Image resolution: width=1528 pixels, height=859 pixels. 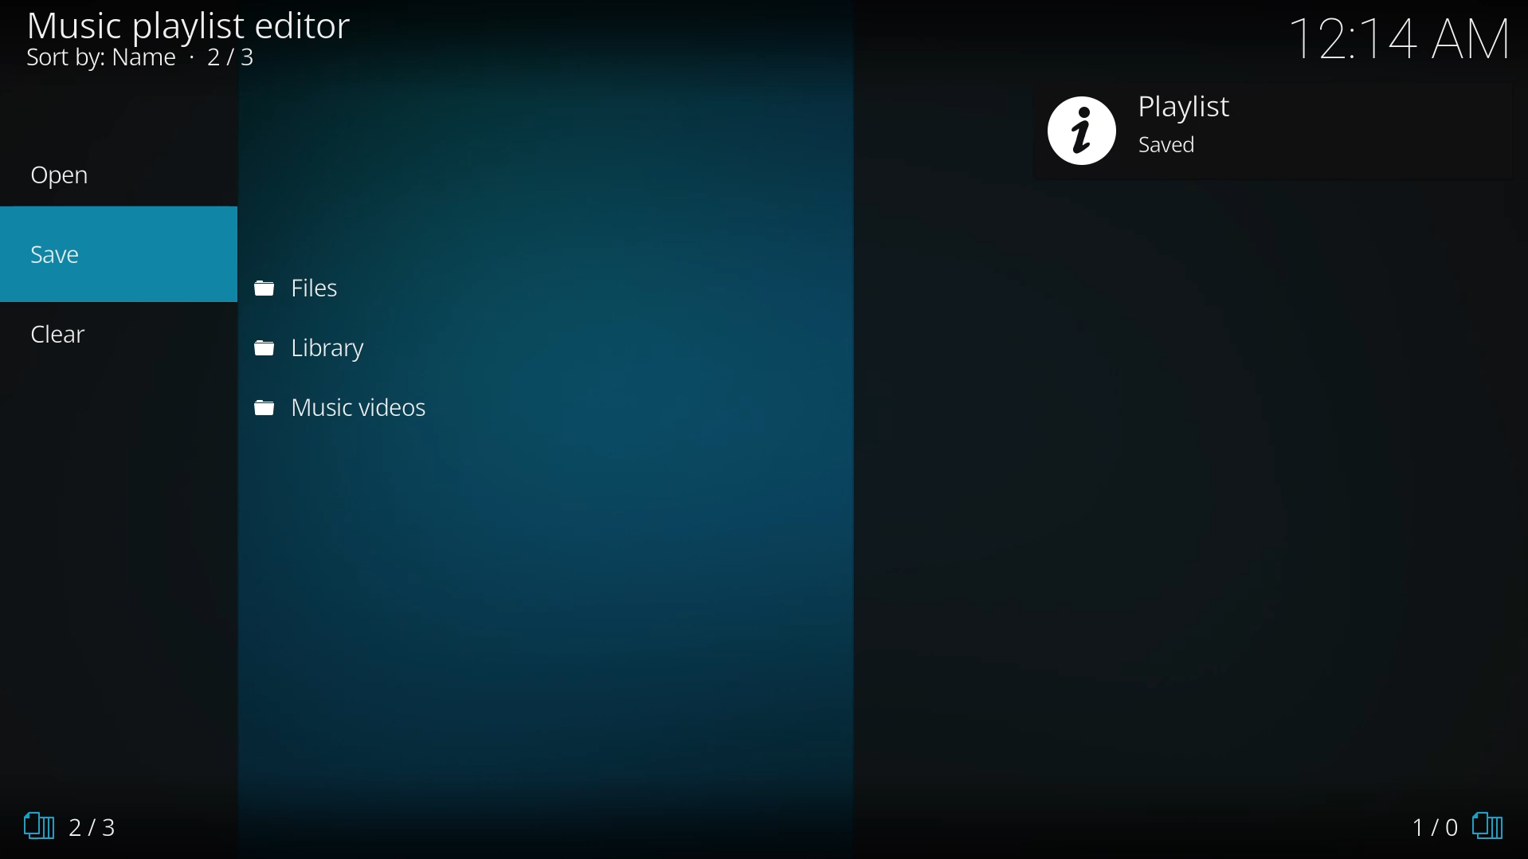 I want to click on time, so click(x=1401, y=36).